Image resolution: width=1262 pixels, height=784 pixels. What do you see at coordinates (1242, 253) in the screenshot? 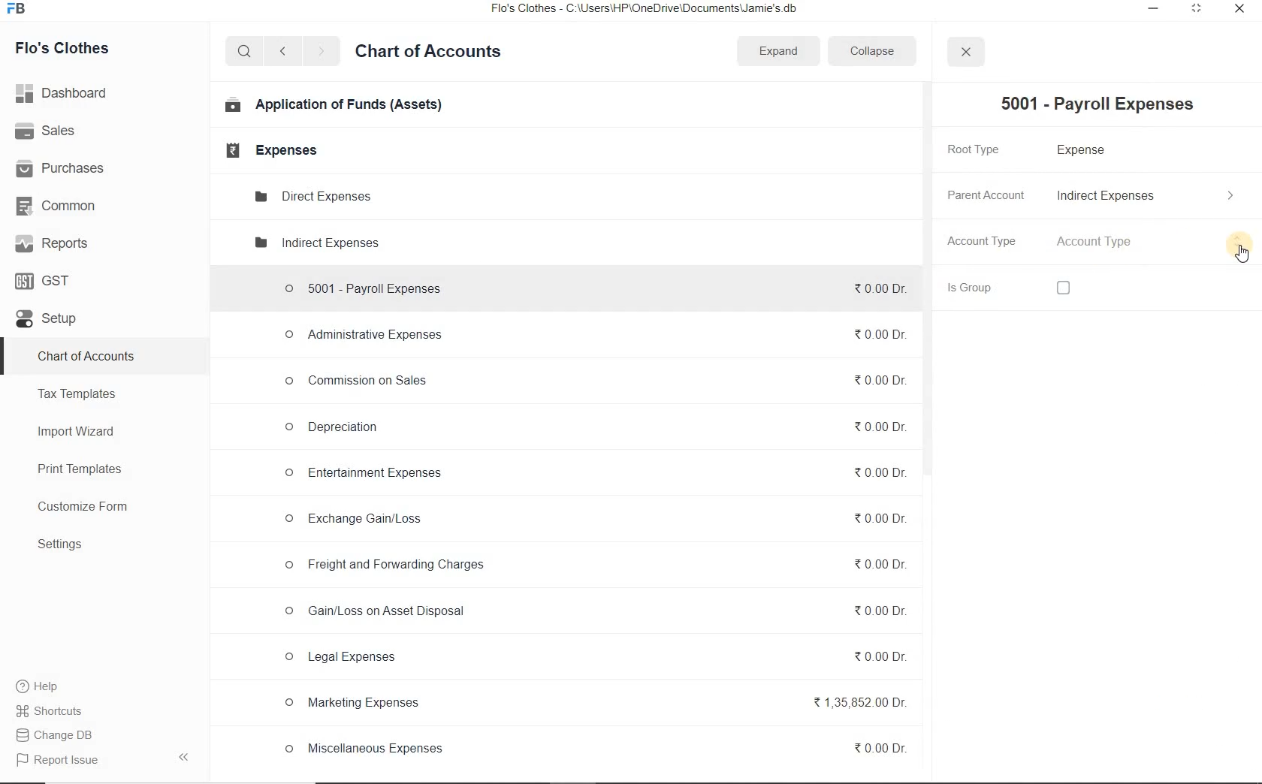
I see `cursor` at bounding box center [1242, 253].